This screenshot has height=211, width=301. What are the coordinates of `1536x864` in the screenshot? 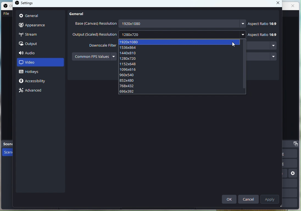 It's located at (181, 48).